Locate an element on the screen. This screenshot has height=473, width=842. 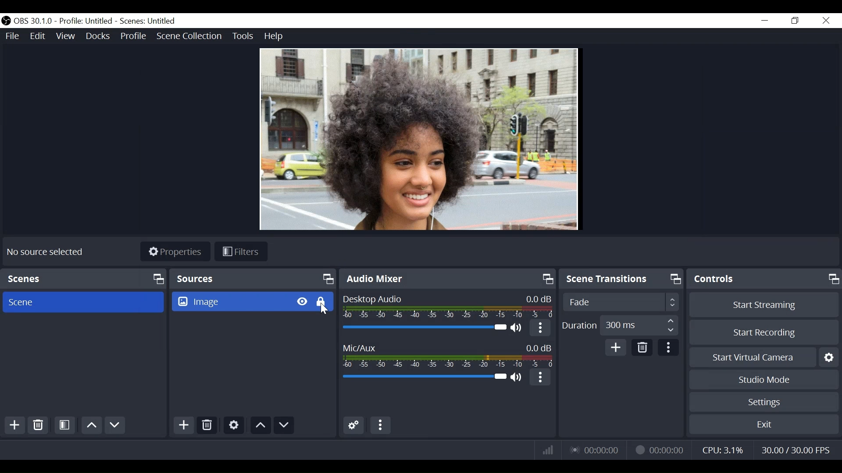
Profile is located at coordinates (133, 35).